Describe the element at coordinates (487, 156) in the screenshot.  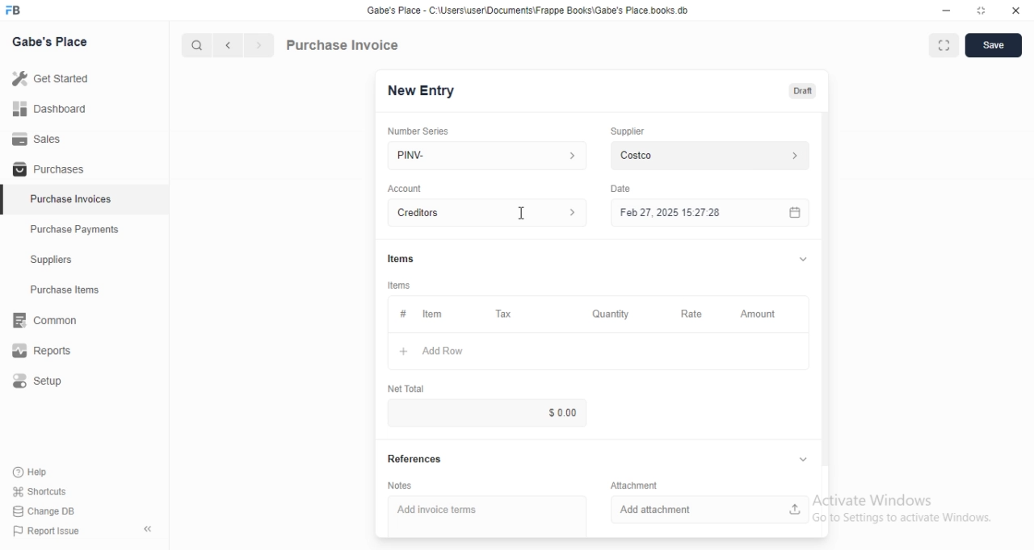
I see `PINV-` at that location.